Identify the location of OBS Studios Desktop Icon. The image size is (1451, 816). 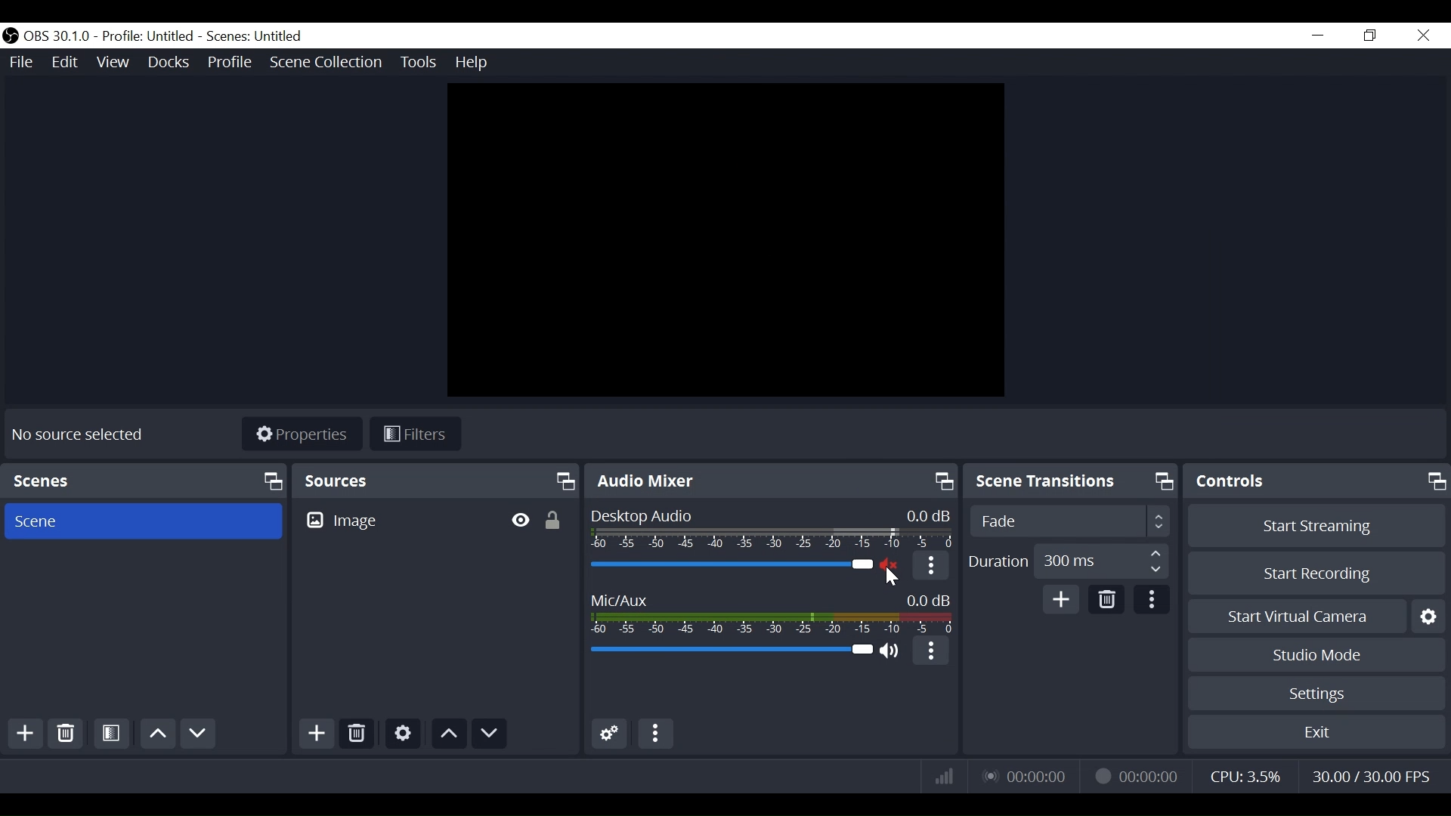
(11, 36).